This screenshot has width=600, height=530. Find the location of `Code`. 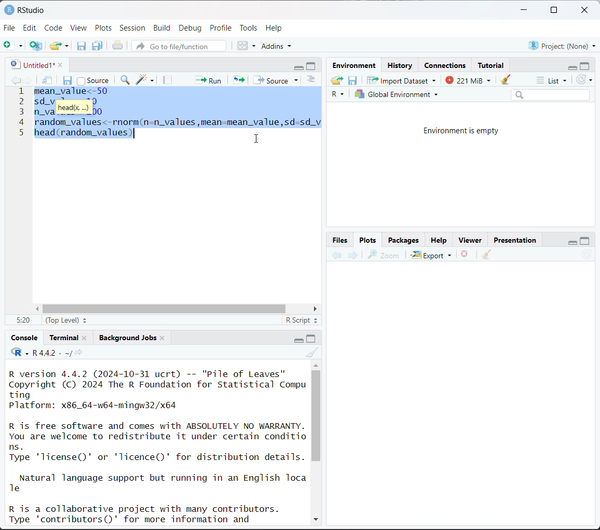

Code is located at coordinates (54, 27).